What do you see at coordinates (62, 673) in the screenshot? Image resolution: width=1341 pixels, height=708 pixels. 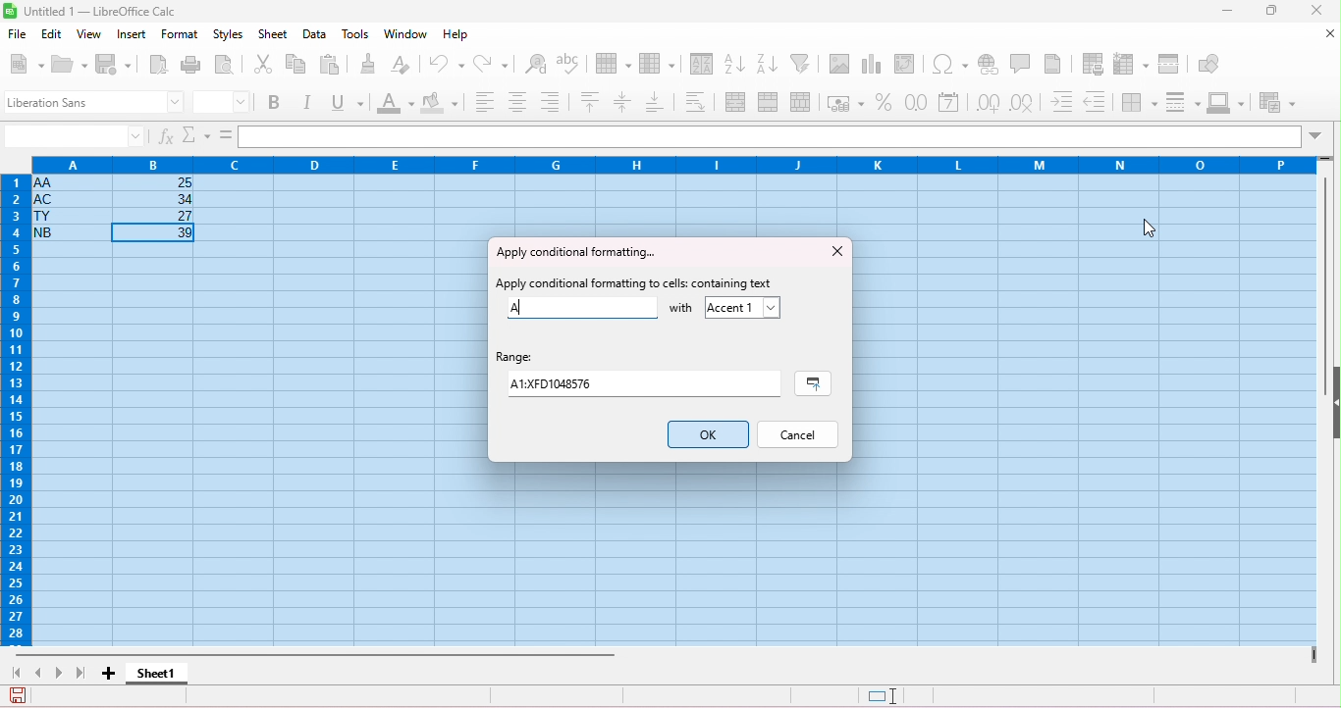 I see `next sheet` at bounding box center [62, 673].